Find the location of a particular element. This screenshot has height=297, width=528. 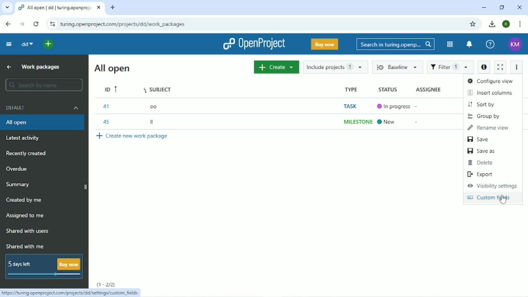

Configure view is located at coordinates (490, 81).